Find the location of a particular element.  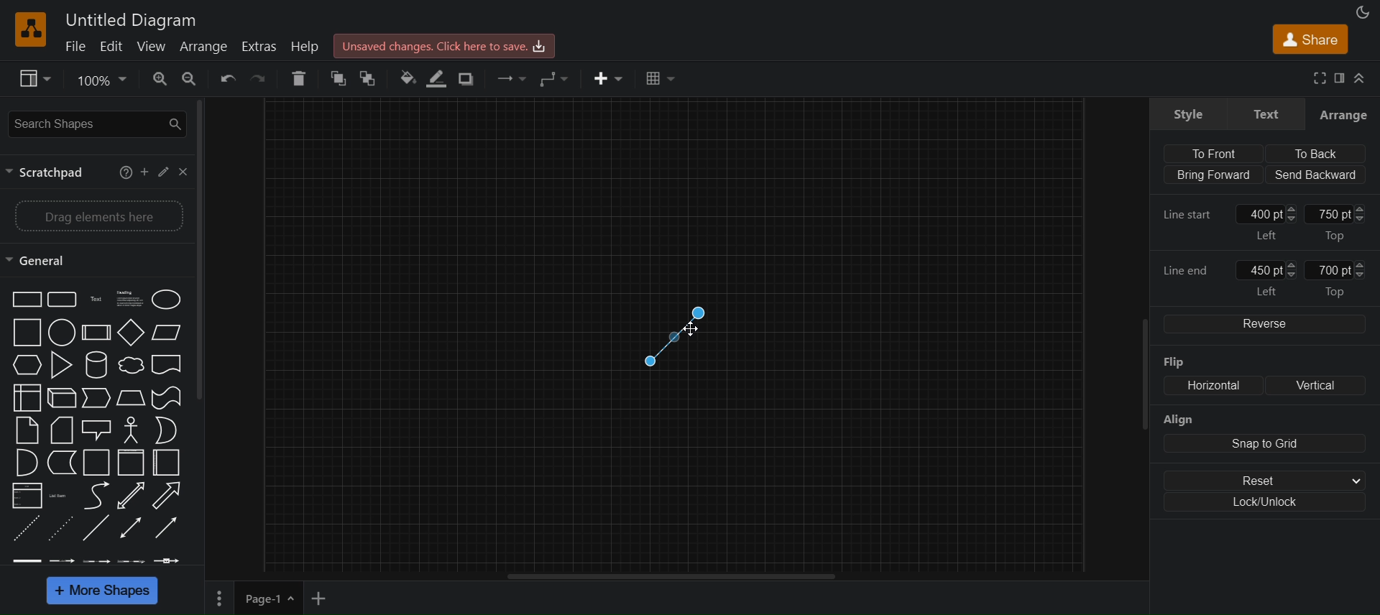

more shapes is located at coordinates (106, 591).